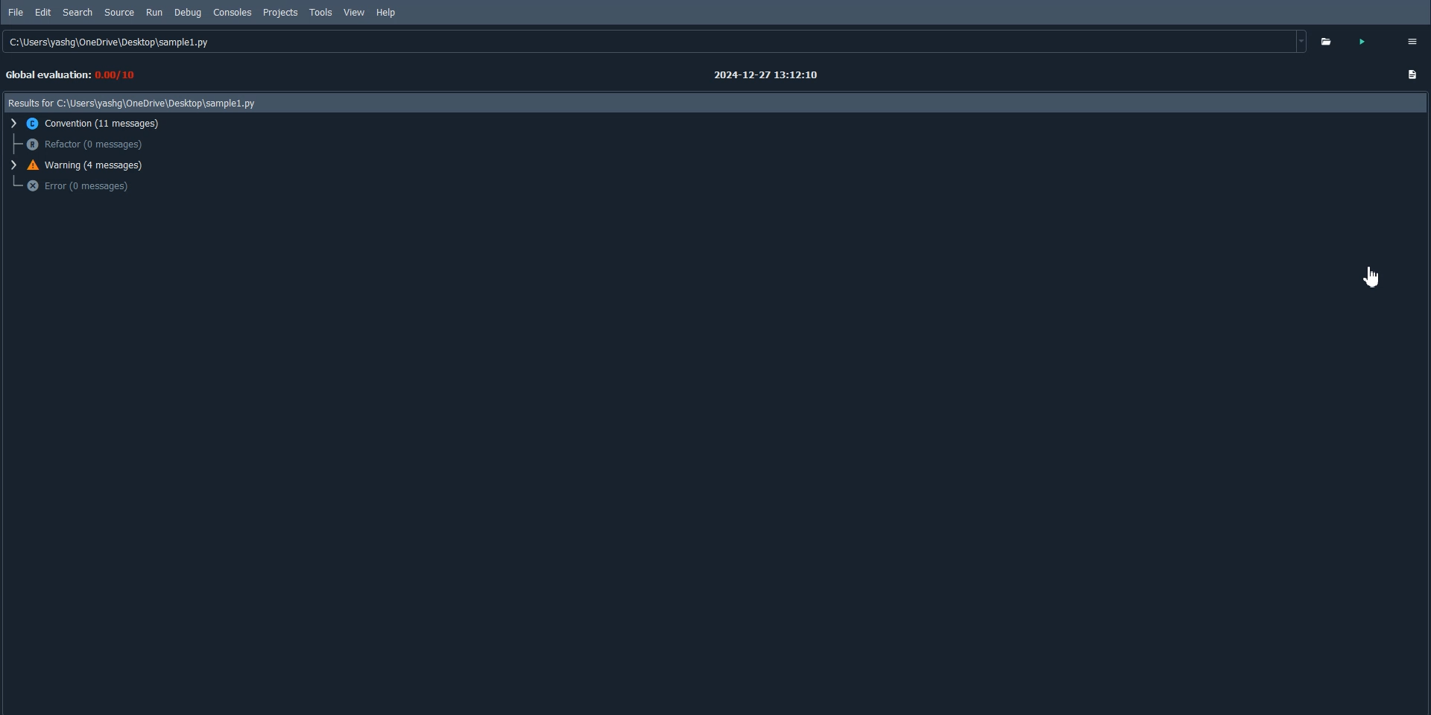 This screenshot has height=715, width=1431. What do you see at coordinates (771, 75) in the screenshot?
I see `2024-12-27 13:12:10` at bounding box center [771, 75].